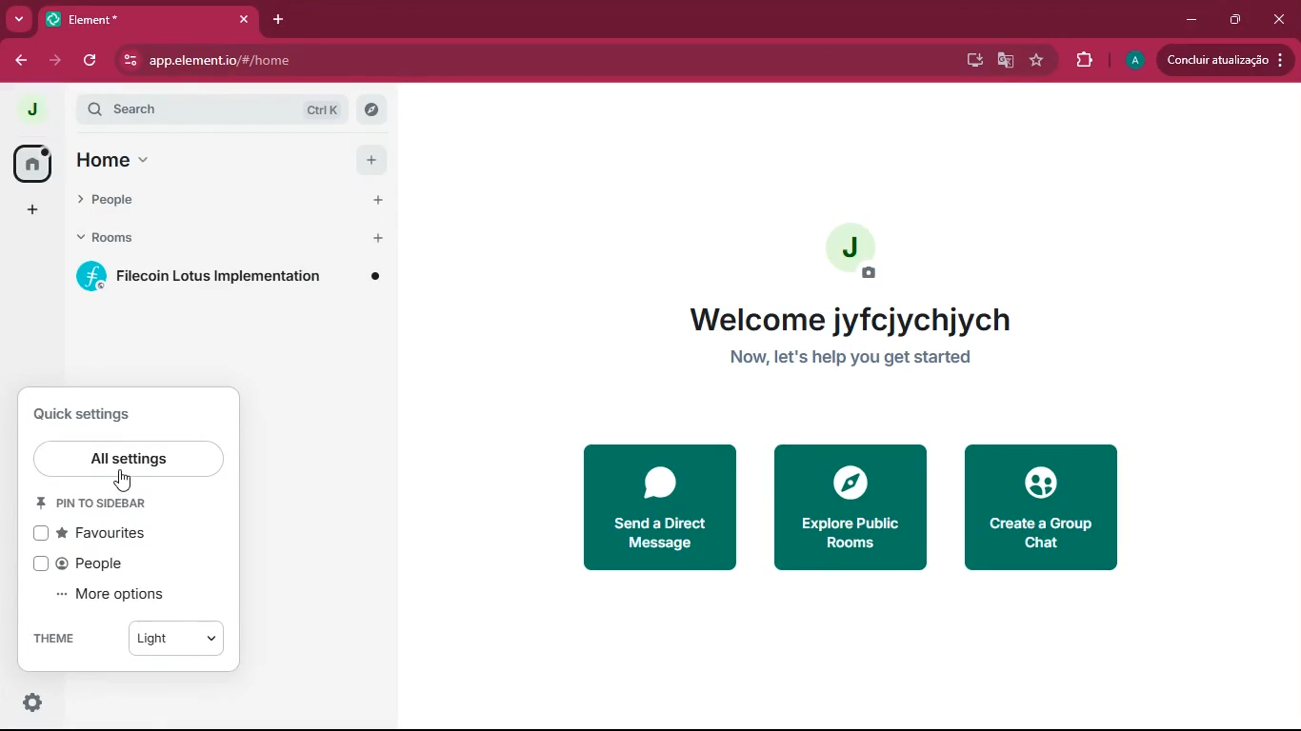 The height and width of the screenshot is (731, 1301). I want to click on extensions, so click(1078, 61).